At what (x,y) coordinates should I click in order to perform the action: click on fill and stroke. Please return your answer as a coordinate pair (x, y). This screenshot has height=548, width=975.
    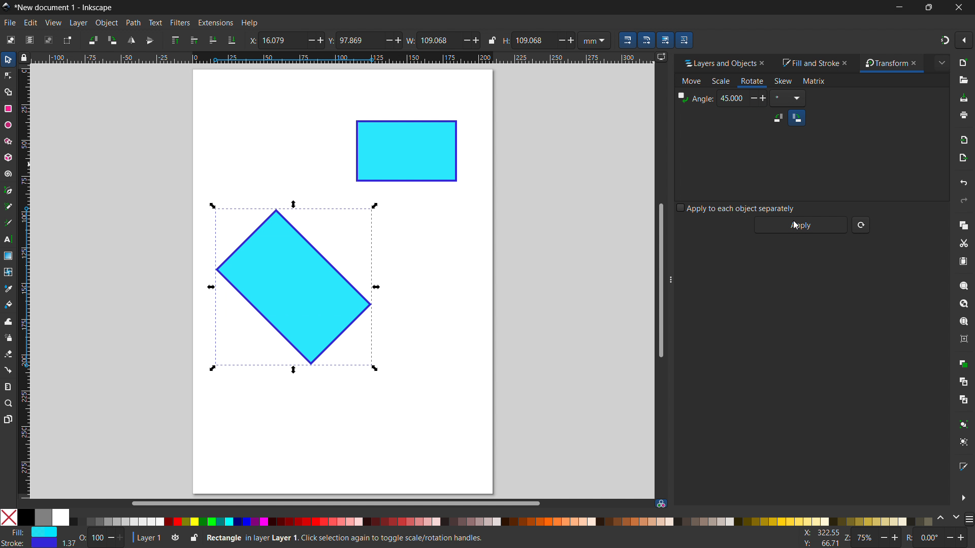
    Looking at the image, I should click on (809, 63).